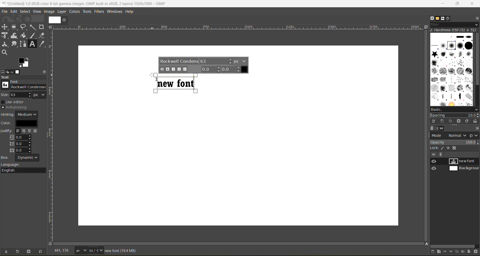  Describe the element at coordinates (458, 121) in the screenshot. I see `delete this brush` at that location.